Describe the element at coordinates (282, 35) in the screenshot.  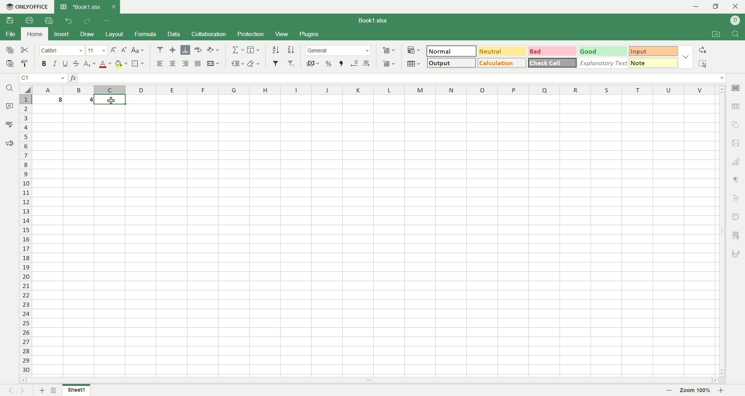
I see `view` at that location.